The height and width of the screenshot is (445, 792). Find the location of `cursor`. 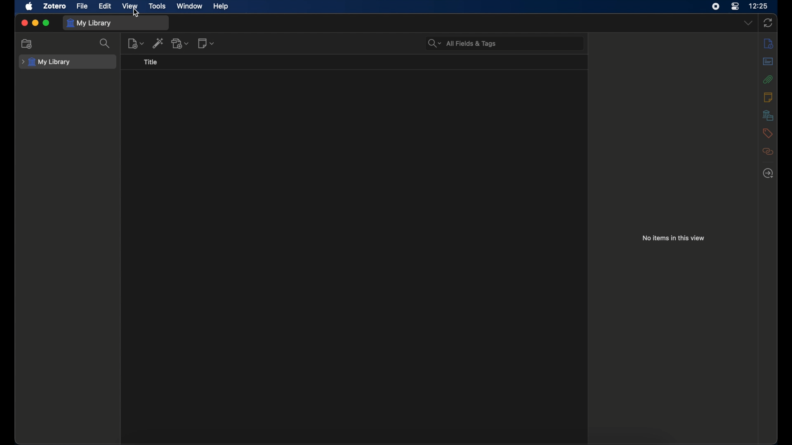

cursor is located at coordinates (136, 14).